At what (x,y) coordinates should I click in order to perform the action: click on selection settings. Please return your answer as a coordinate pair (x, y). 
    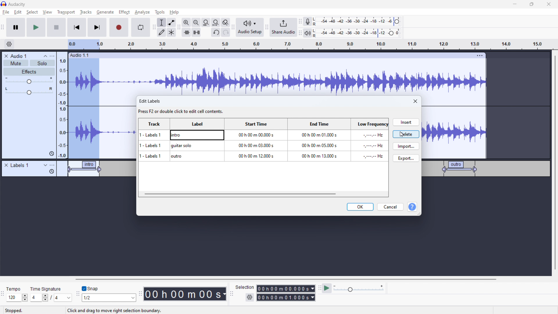
    Looking at the image, I should click on (250, 297).